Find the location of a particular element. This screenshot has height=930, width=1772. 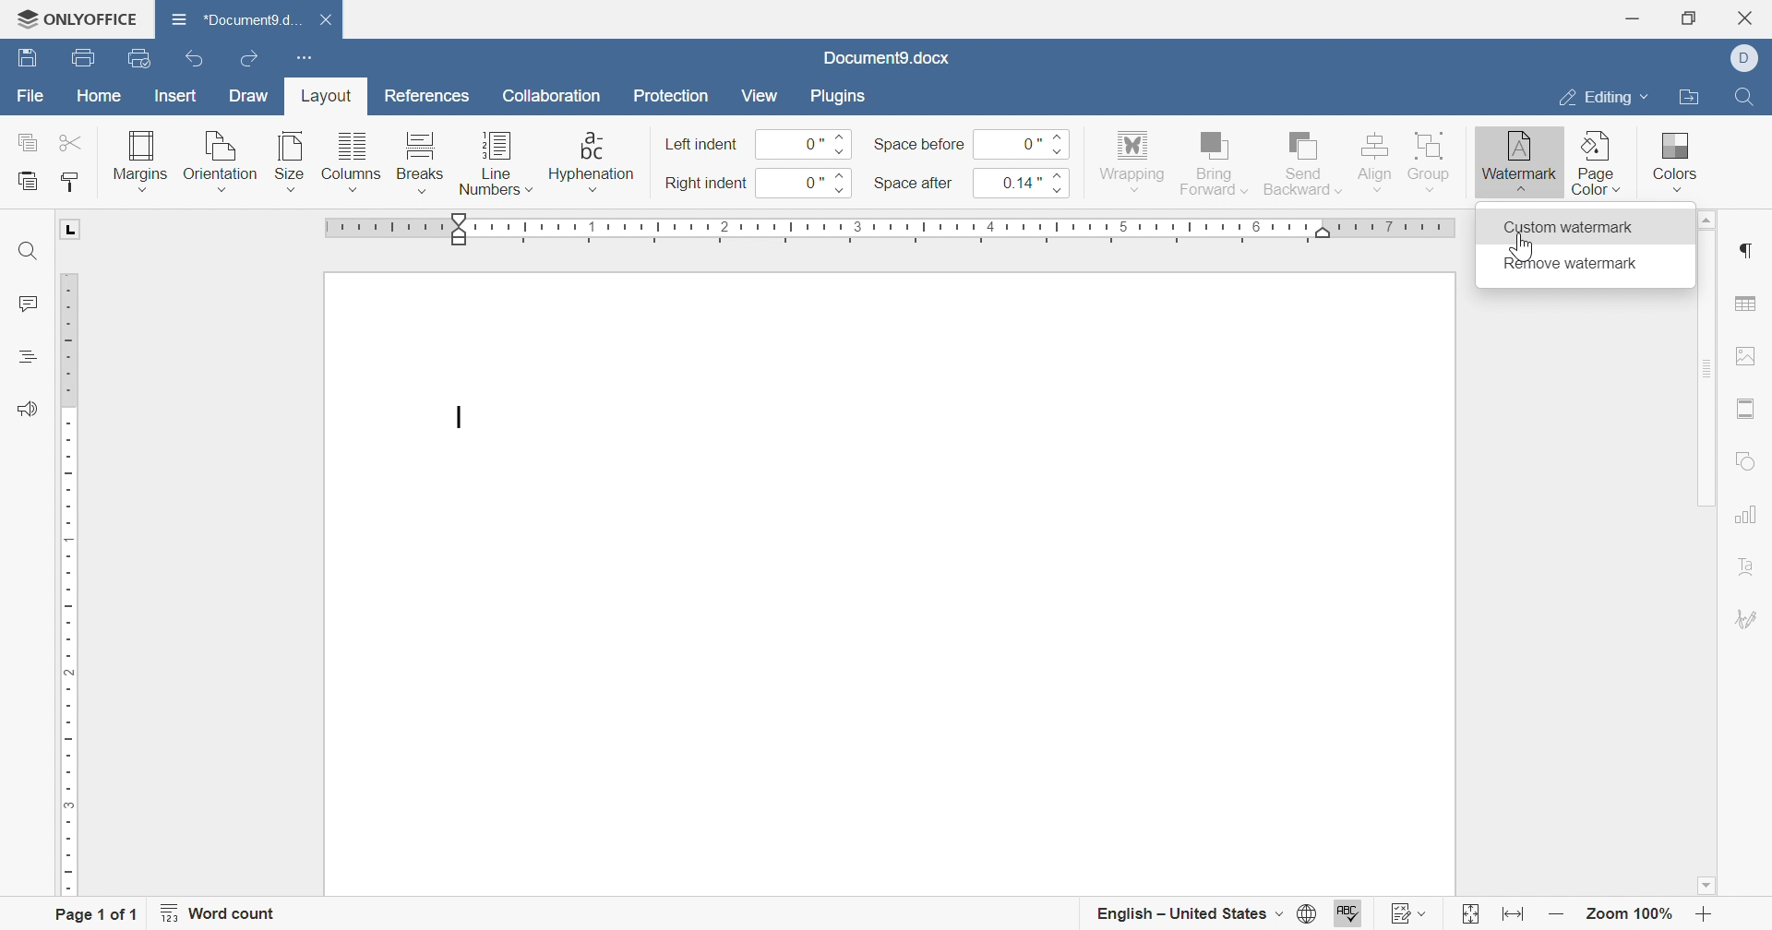

ruler is located at coordinates (892, 232).